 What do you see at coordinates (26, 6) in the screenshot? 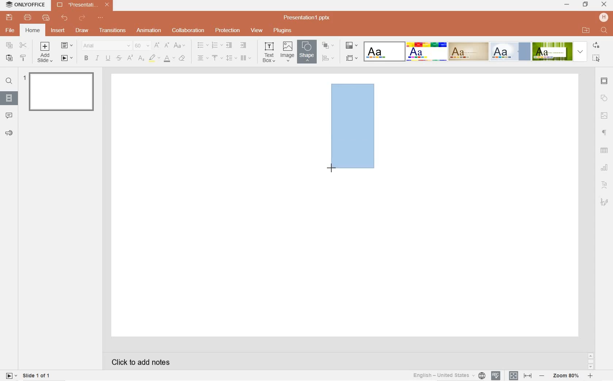
I see `ONLYOFFICE` at bounding box center [26, 6].